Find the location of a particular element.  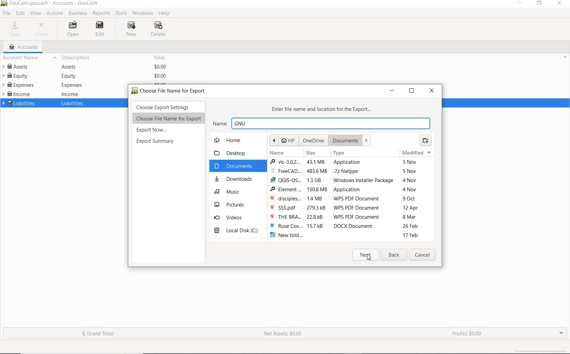

BUSINESS is located at coordinates (77, 14).